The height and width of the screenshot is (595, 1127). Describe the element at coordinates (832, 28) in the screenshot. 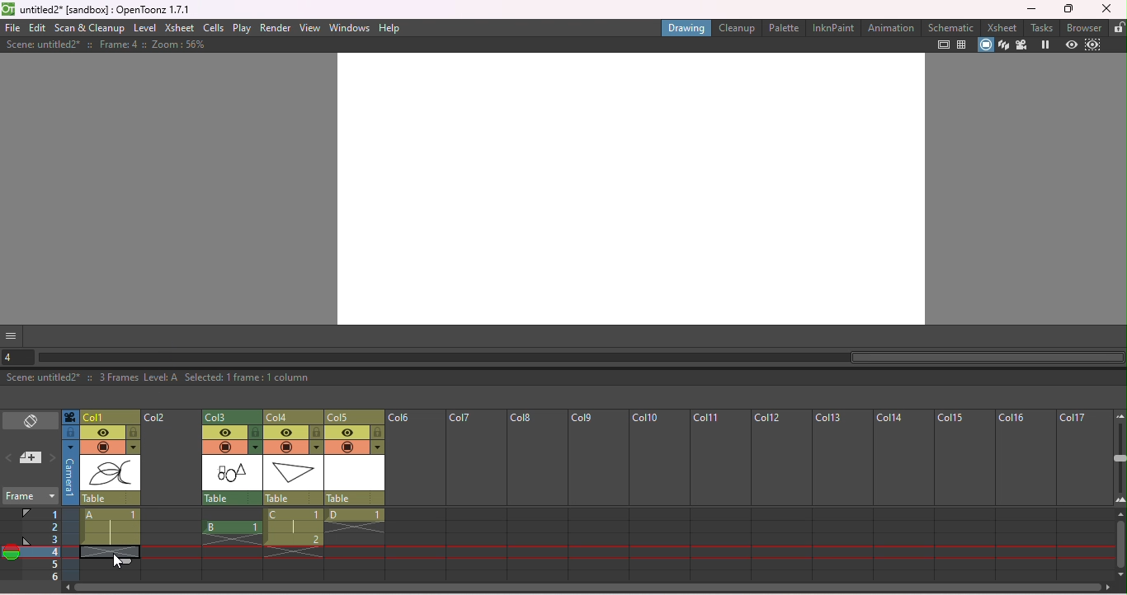

I see `InknPaint` at that location.